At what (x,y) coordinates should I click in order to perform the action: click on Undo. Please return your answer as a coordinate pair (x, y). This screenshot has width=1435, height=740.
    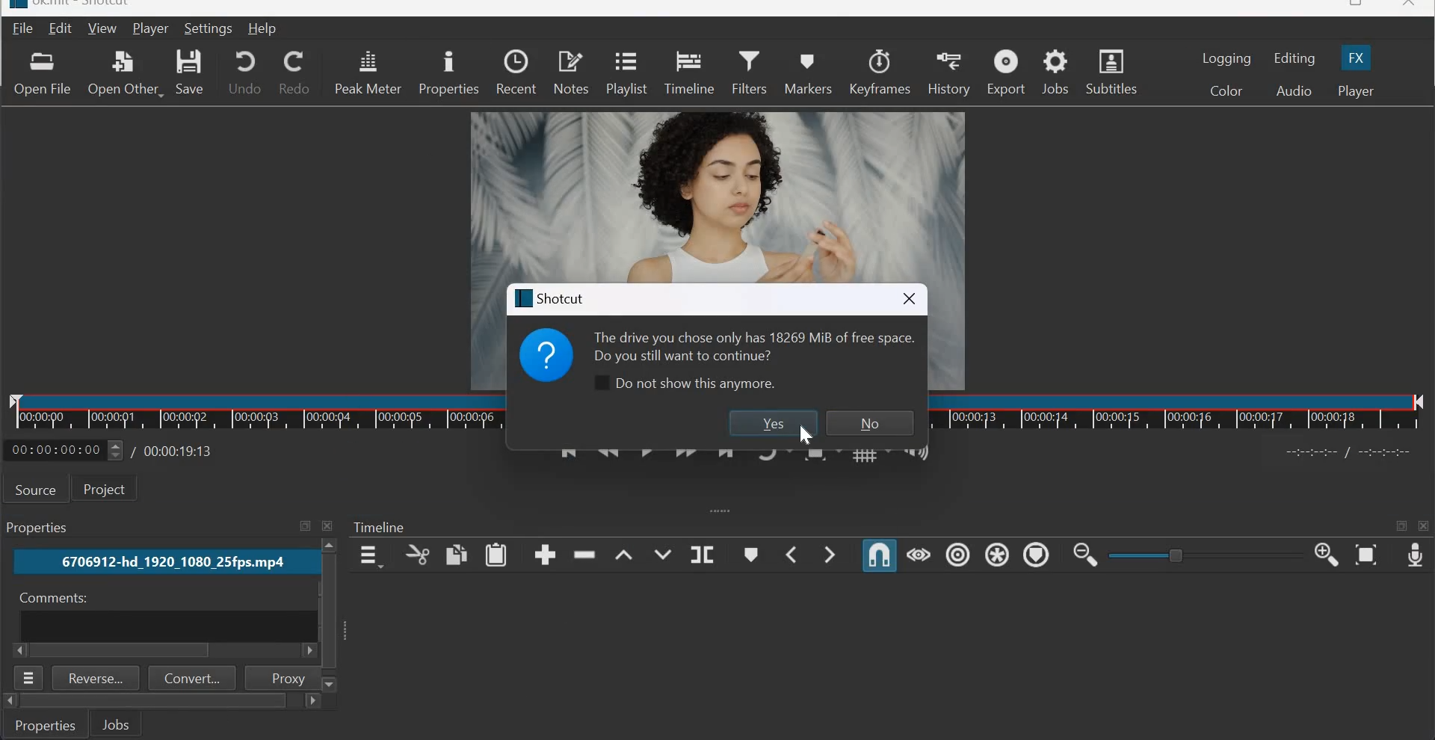
    Looking at the image, I should click on (245, 71).